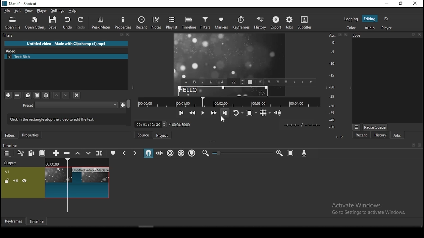  I want to click on Clip Time, so click(301, 125).